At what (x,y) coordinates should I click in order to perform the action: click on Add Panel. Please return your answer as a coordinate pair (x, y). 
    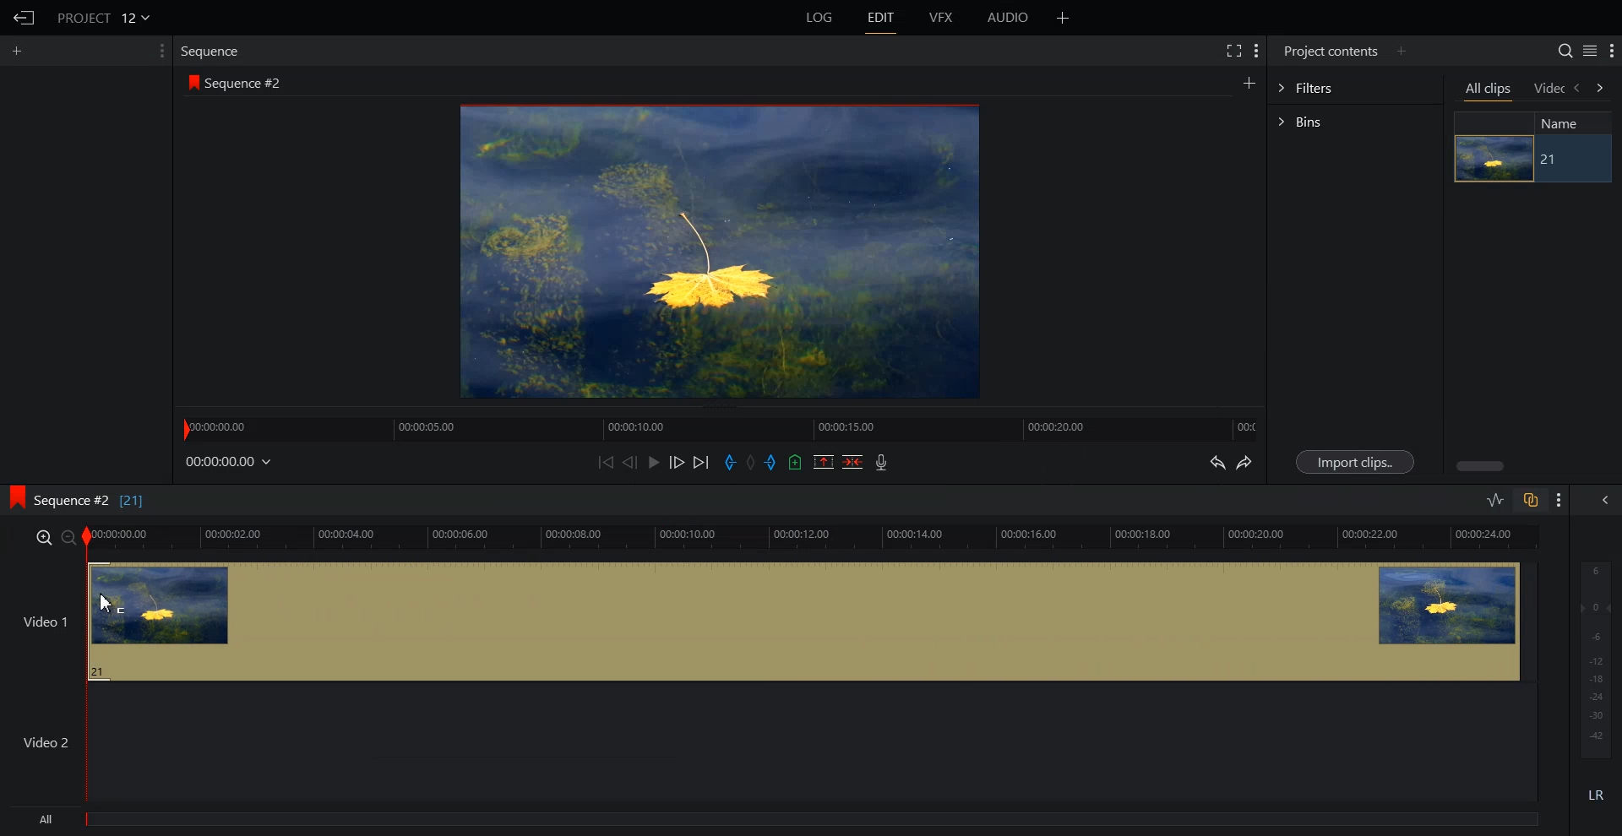
    Looking at the image, I should click on (1403, 51).